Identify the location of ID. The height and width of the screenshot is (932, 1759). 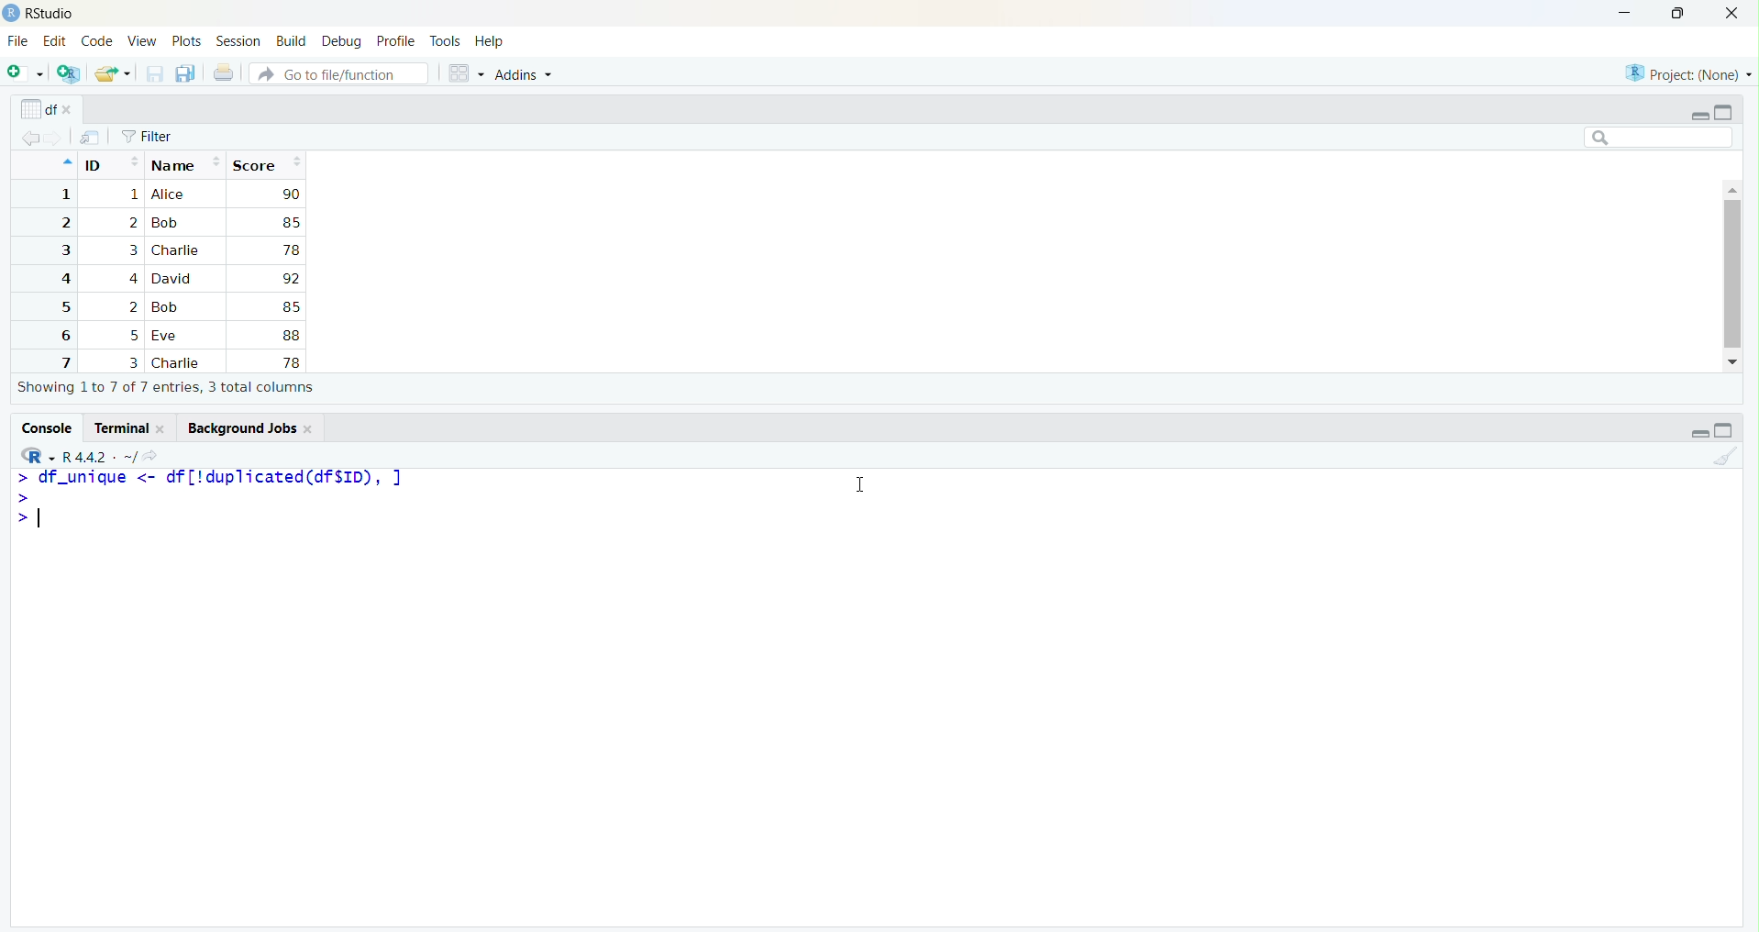
(111, 162).